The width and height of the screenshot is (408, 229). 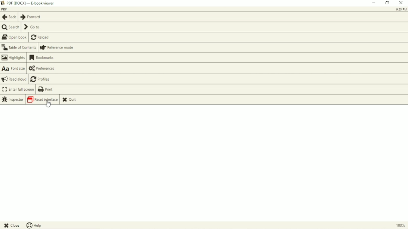 What do you see at coordinates (14, 79) in the screenshot?
I see `Read aloud` at bounding box center [14, 79].